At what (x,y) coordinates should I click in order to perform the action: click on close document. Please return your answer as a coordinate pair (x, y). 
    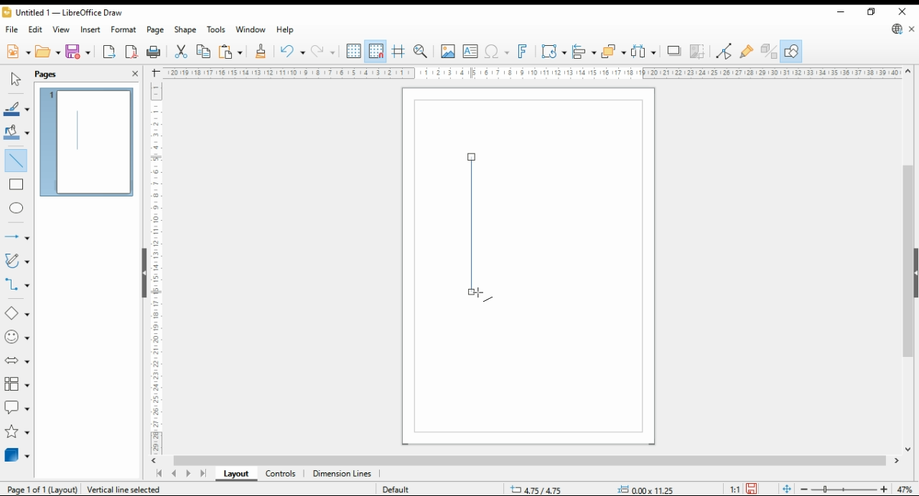
    Looking at the image, I should click on (913, 30).